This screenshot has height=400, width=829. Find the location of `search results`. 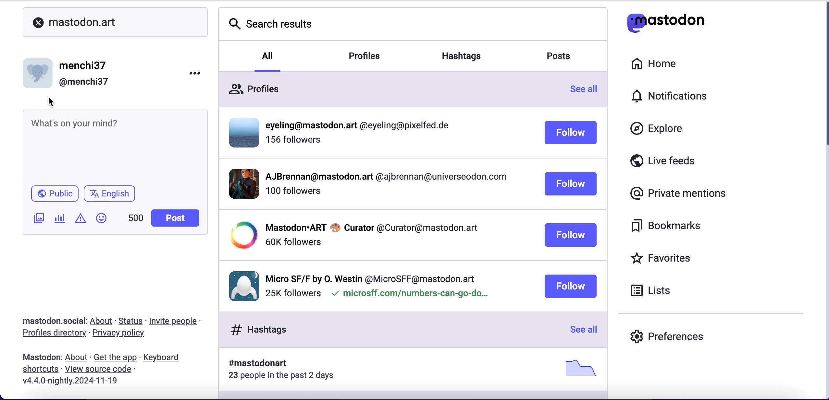

search results is located at coordinates (274, 26).